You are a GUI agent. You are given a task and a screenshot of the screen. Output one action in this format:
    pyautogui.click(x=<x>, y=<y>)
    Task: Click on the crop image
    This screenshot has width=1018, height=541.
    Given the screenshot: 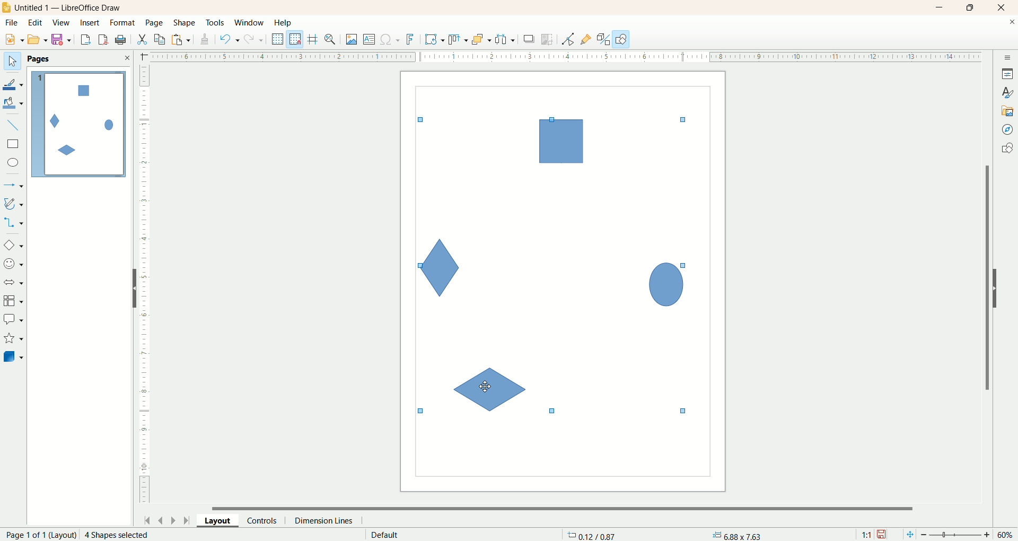 What is the action you would take?
    pyautogui.click(x=548, y=39)
    